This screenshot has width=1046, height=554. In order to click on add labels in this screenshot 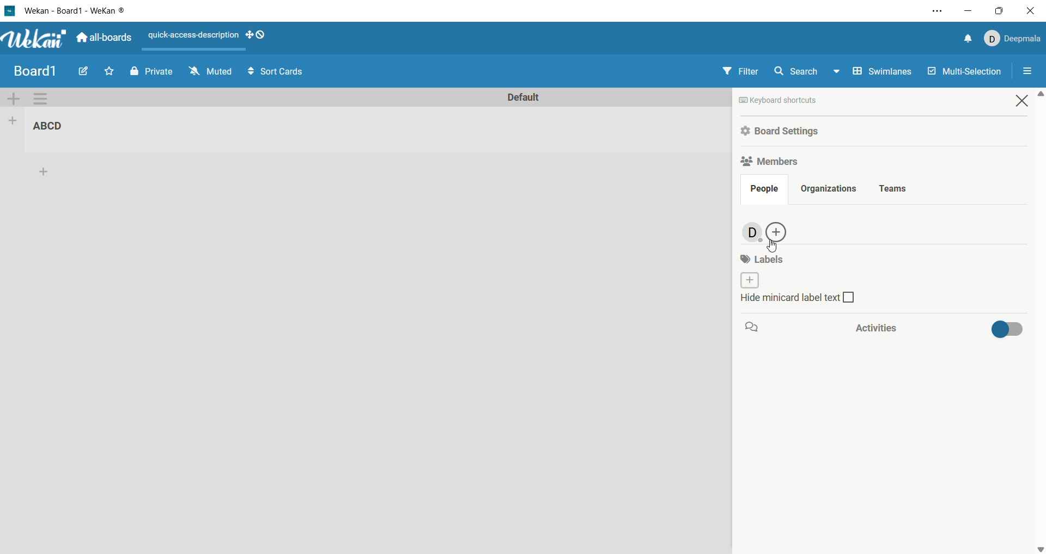, I will do `click(752, 281)`.